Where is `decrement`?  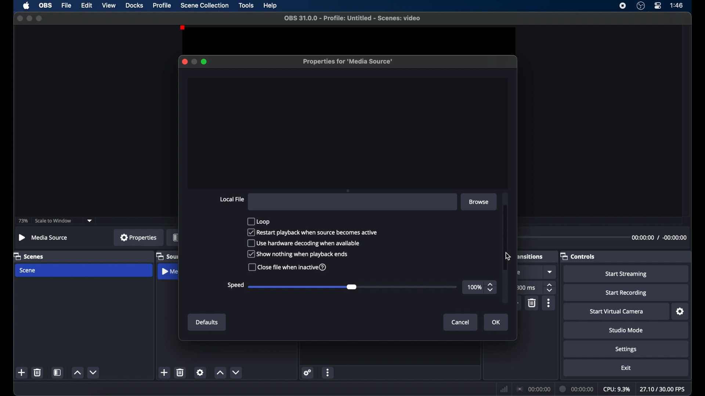 decrement is located at coordinates (236, 372).